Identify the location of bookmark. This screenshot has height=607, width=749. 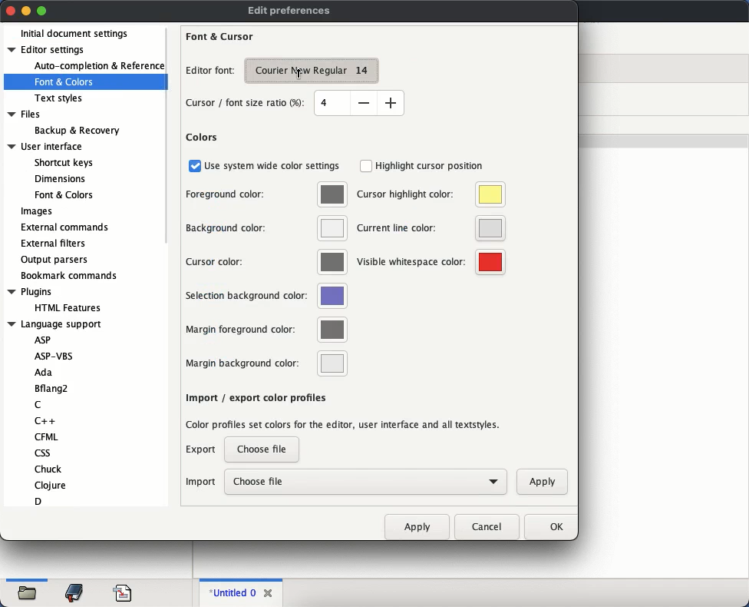
(75, 593).